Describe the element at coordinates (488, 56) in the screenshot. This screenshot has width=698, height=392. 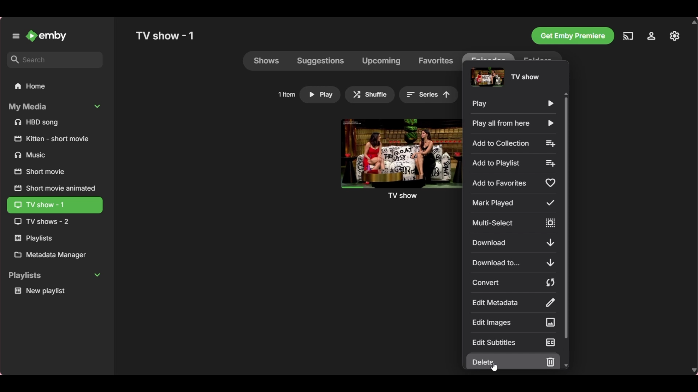
I see `Current selection highlighted` at that location.